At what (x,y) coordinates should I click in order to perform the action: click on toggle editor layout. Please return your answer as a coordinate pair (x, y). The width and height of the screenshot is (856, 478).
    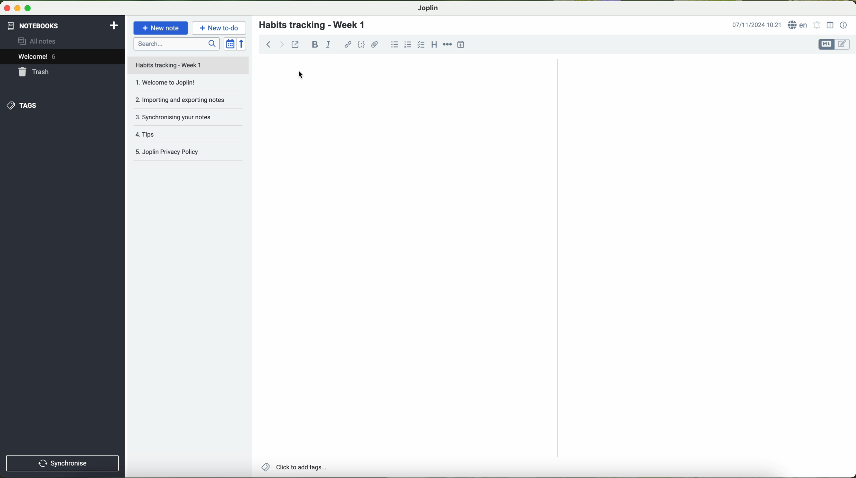
    Looking at the image, I should click on (830, 25).